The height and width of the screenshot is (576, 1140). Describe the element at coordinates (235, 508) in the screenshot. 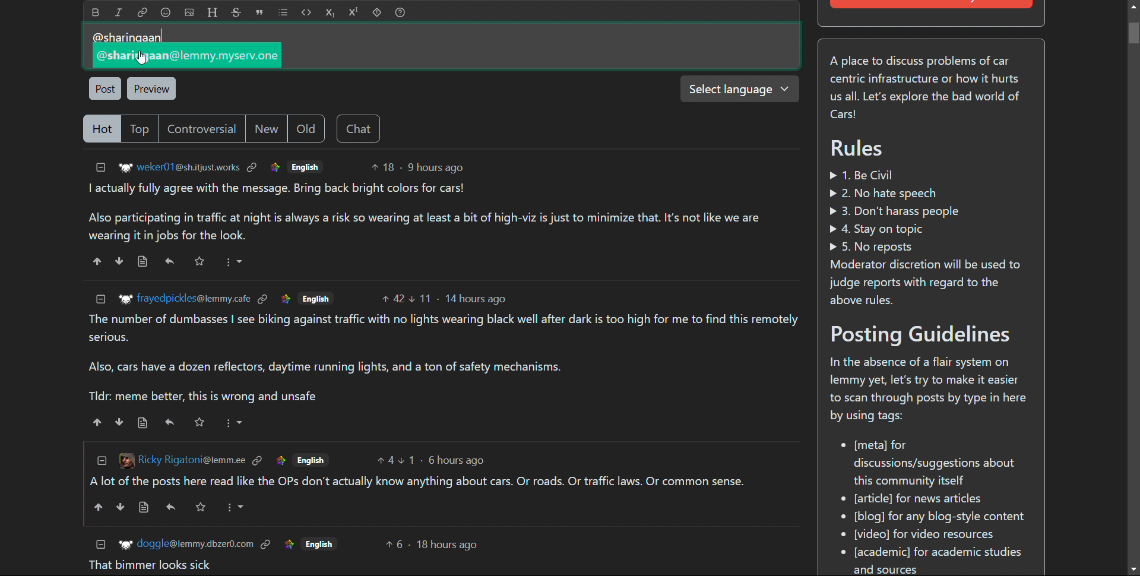

I see `More` at that location.